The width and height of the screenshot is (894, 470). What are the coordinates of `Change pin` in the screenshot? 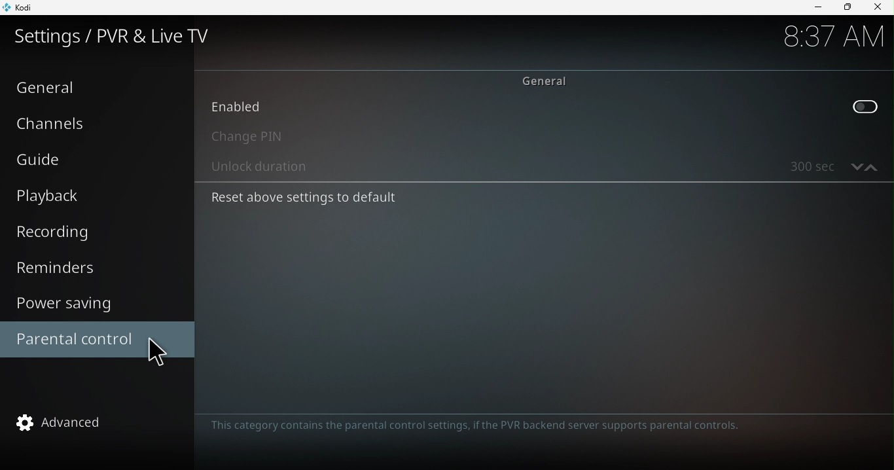 It's located at (542, 138).